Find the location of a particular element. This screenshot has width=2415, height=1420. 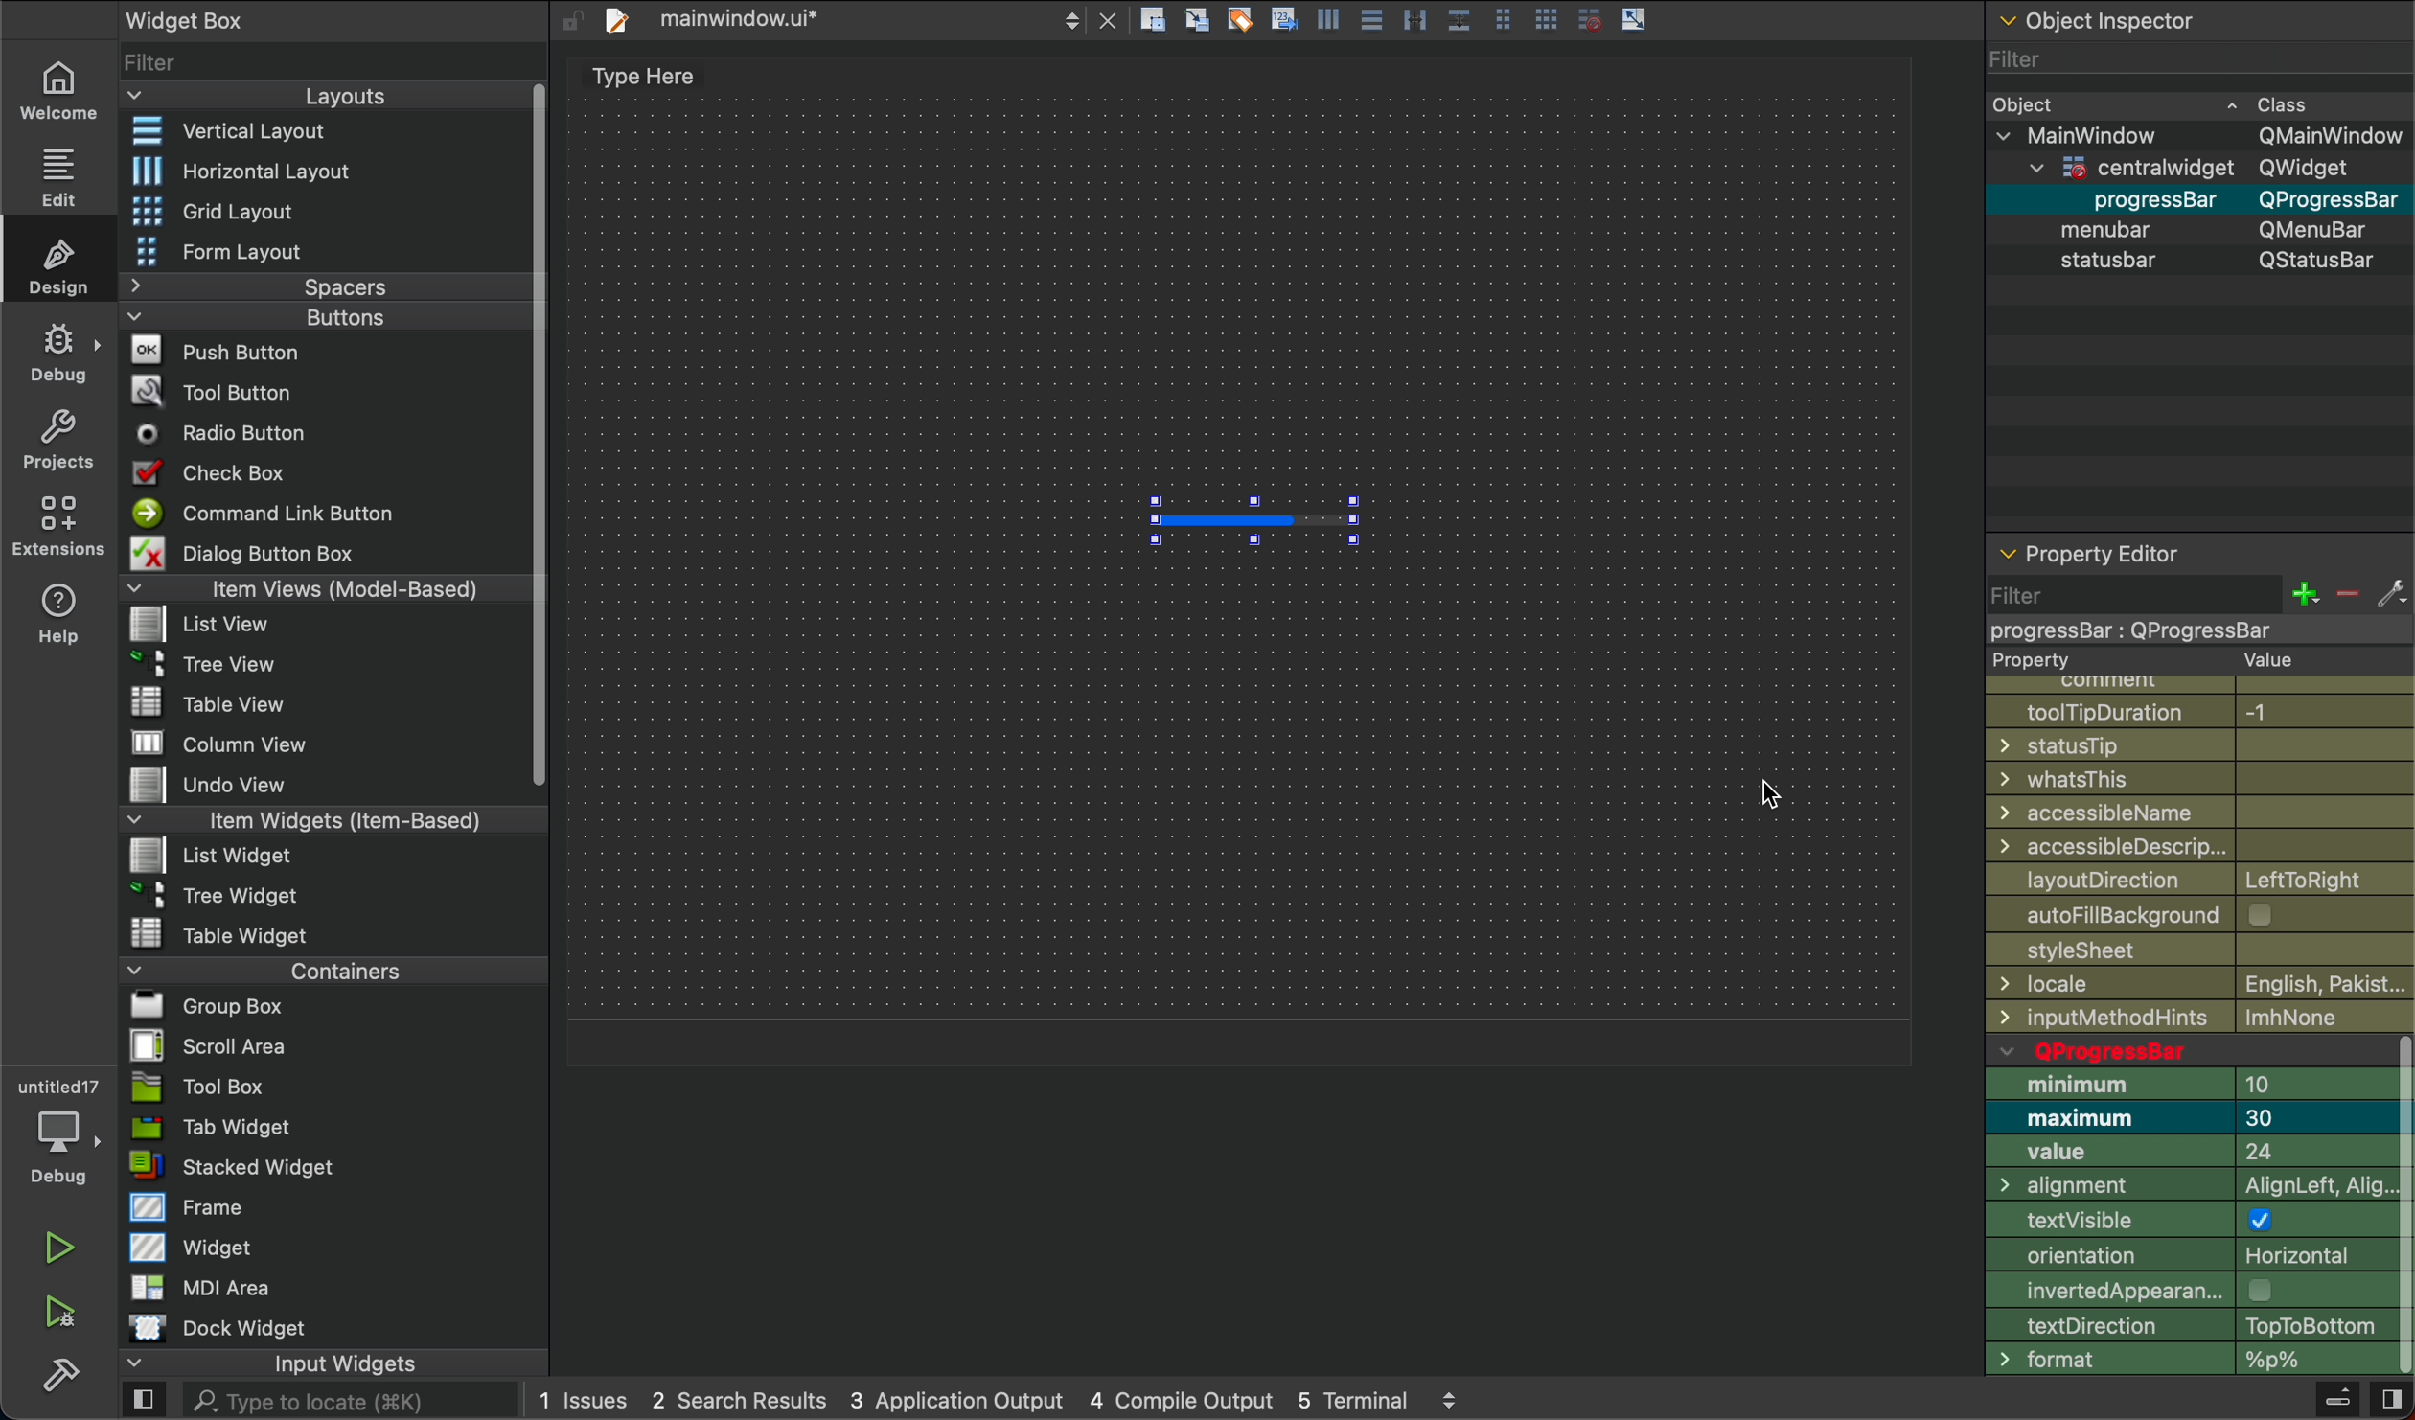

Orientation  is located at coordinates (2186, 1259).